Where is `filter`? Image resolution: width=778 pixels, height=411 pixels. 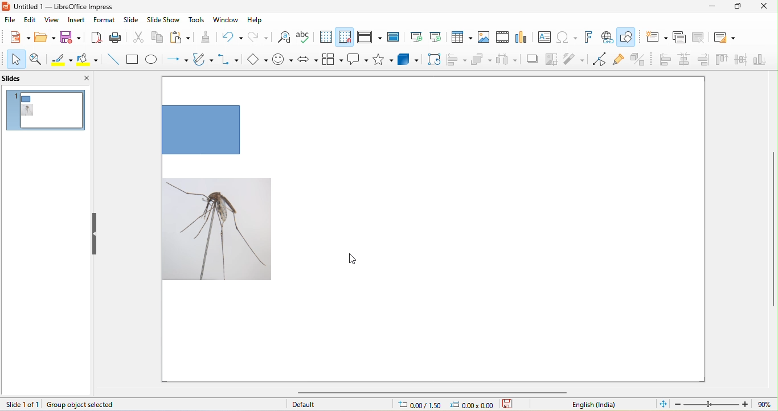 filter is located at coordinates (572, 60).